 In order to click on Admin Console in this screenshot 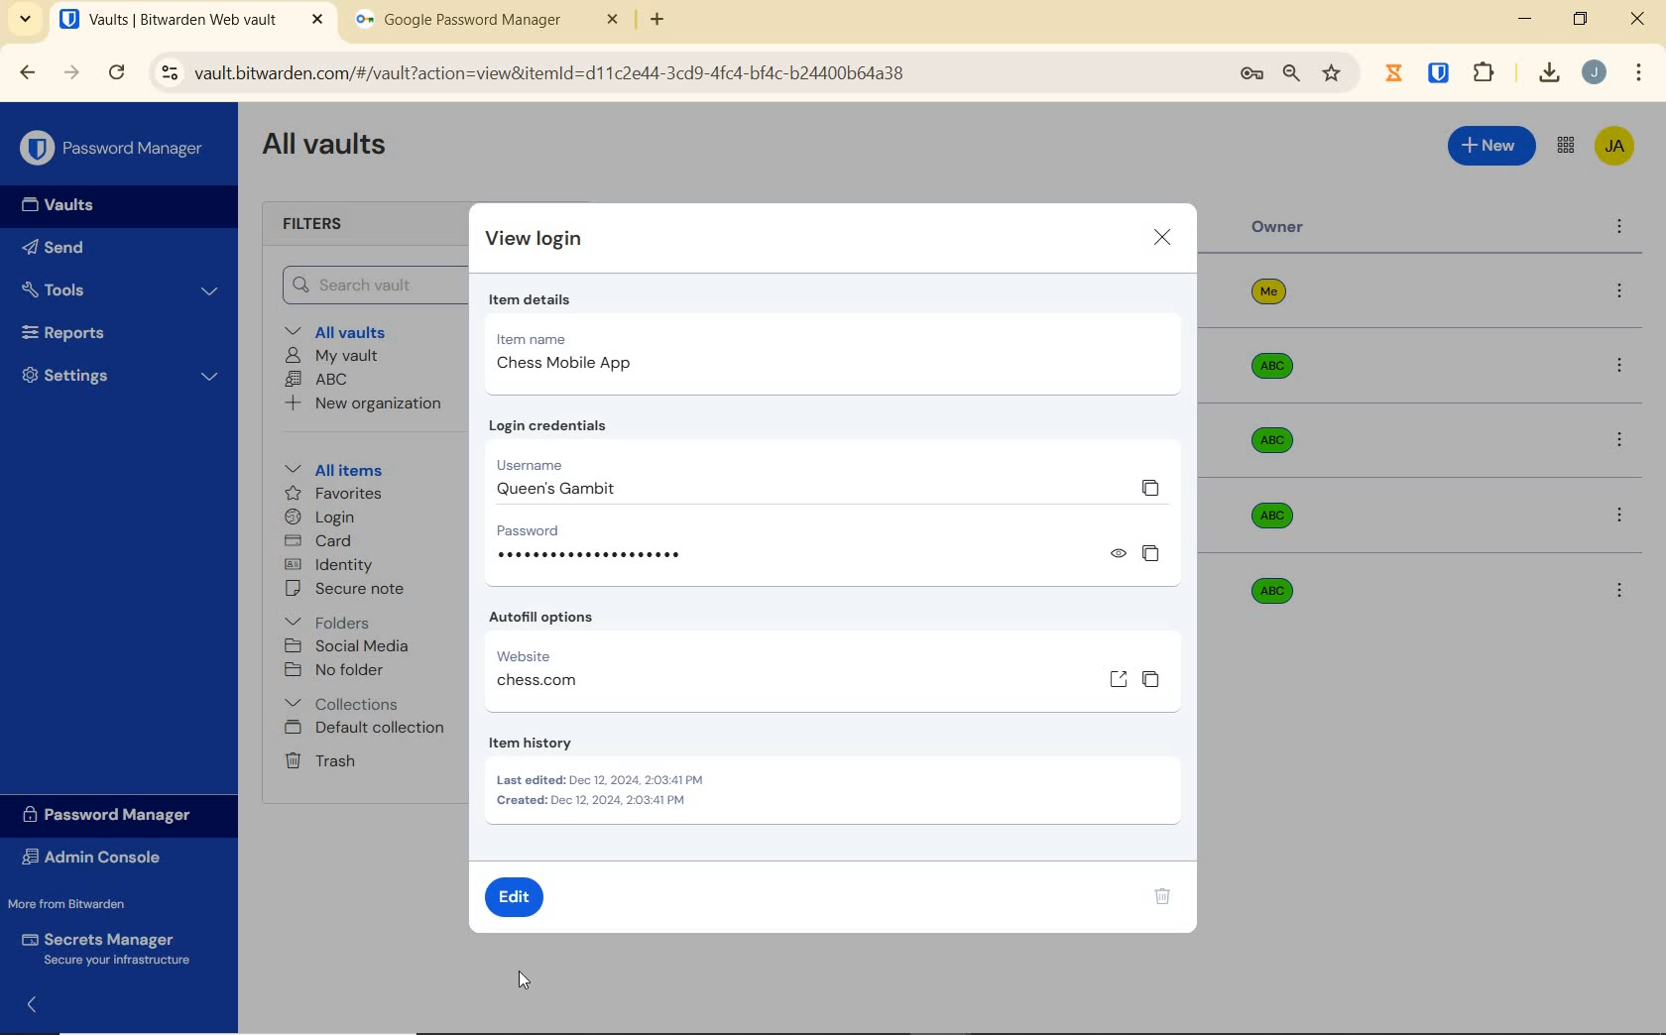, I will do `click(97, 860)`.